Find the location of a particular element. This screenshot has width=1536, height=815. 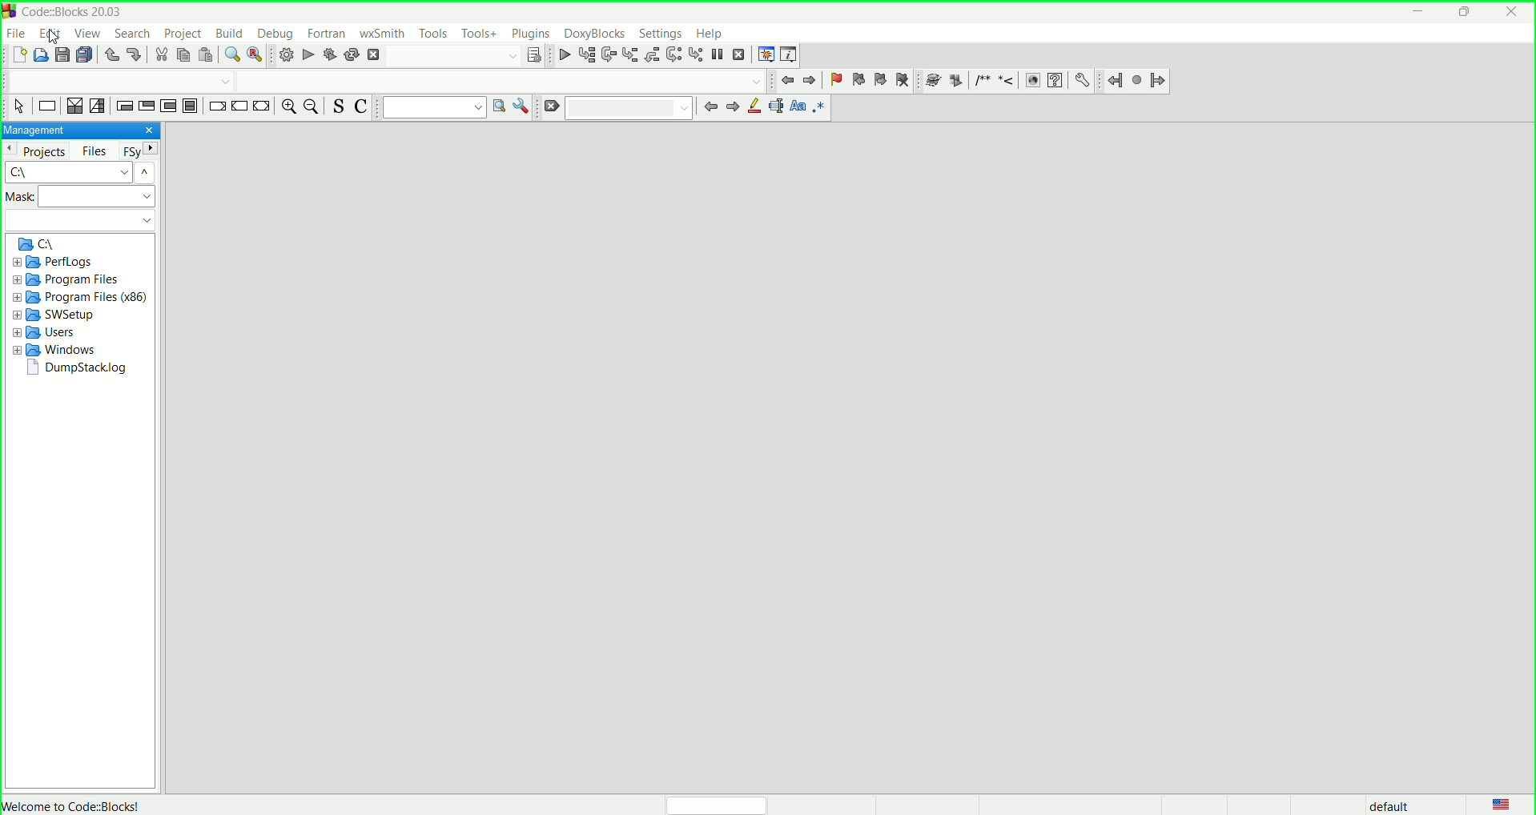

management is located at coordinates (37, 131).